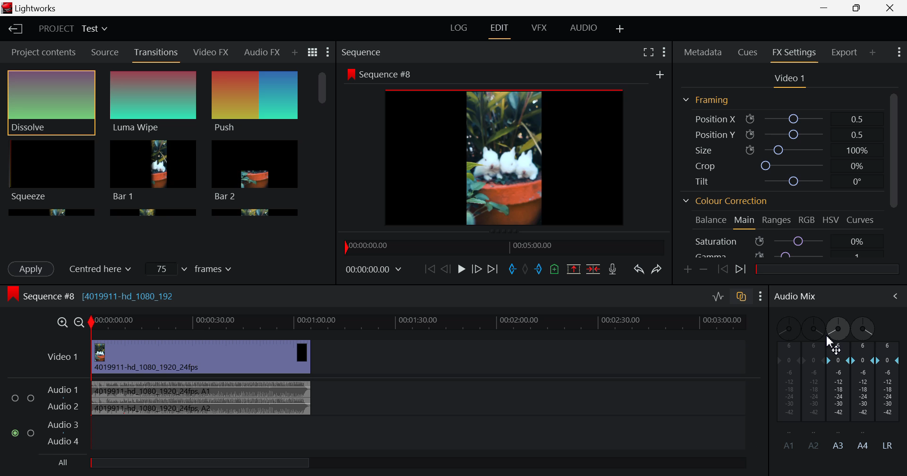 Image resolution: width=907 pixels, height=476 pixels. I want to click on A3 Channel Decibel Level, so click(839, 397).